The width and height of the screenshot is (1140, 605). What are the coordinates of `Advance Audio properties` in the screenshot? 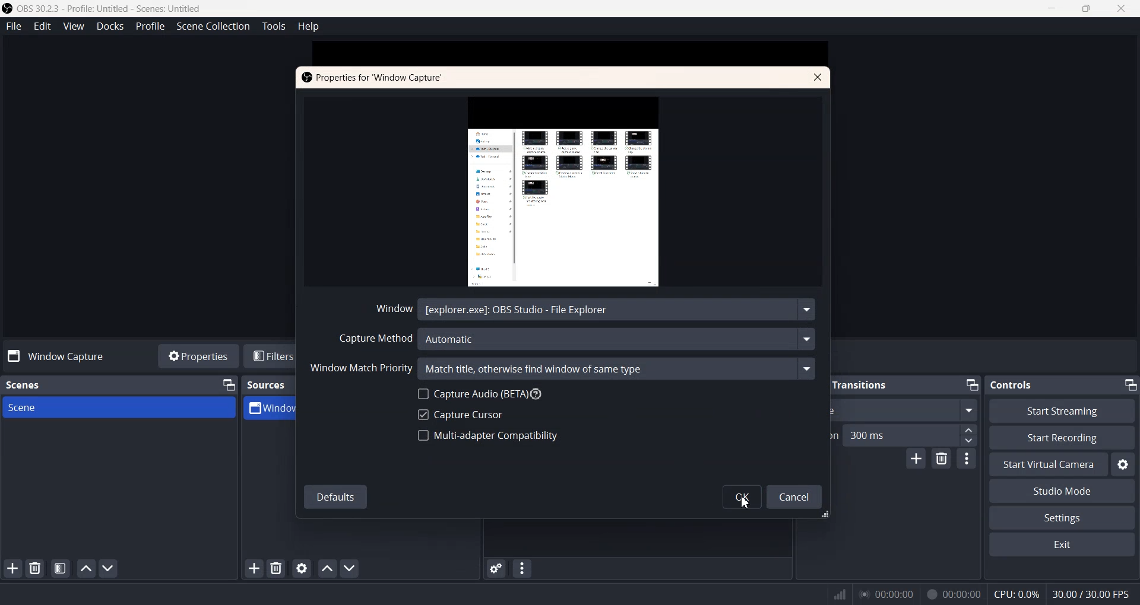 It's located at (496, 568).